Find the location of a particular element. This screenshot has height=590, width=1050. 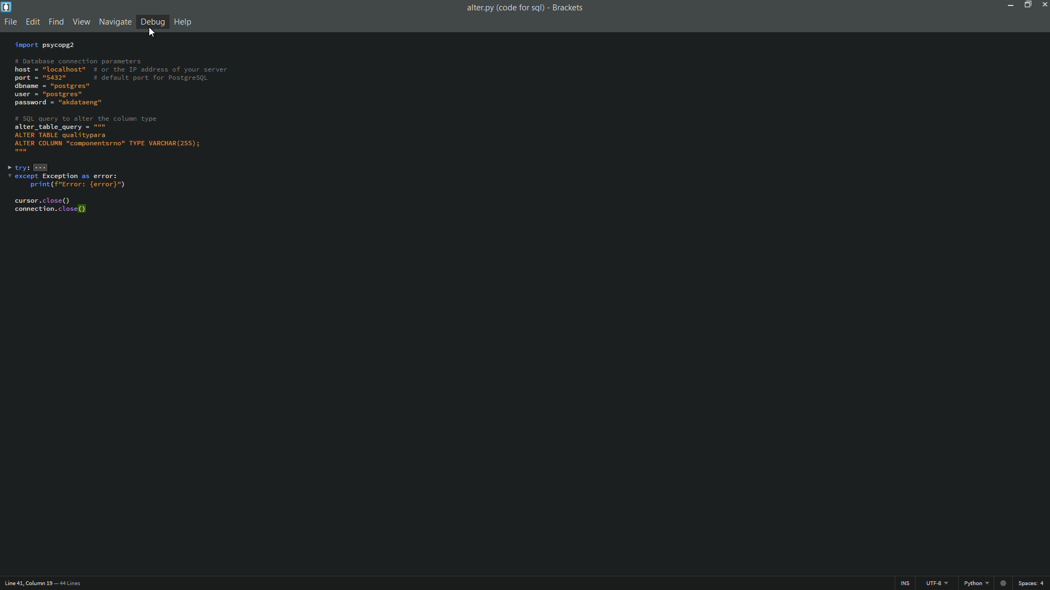

python is located at coordinates (977, 583).